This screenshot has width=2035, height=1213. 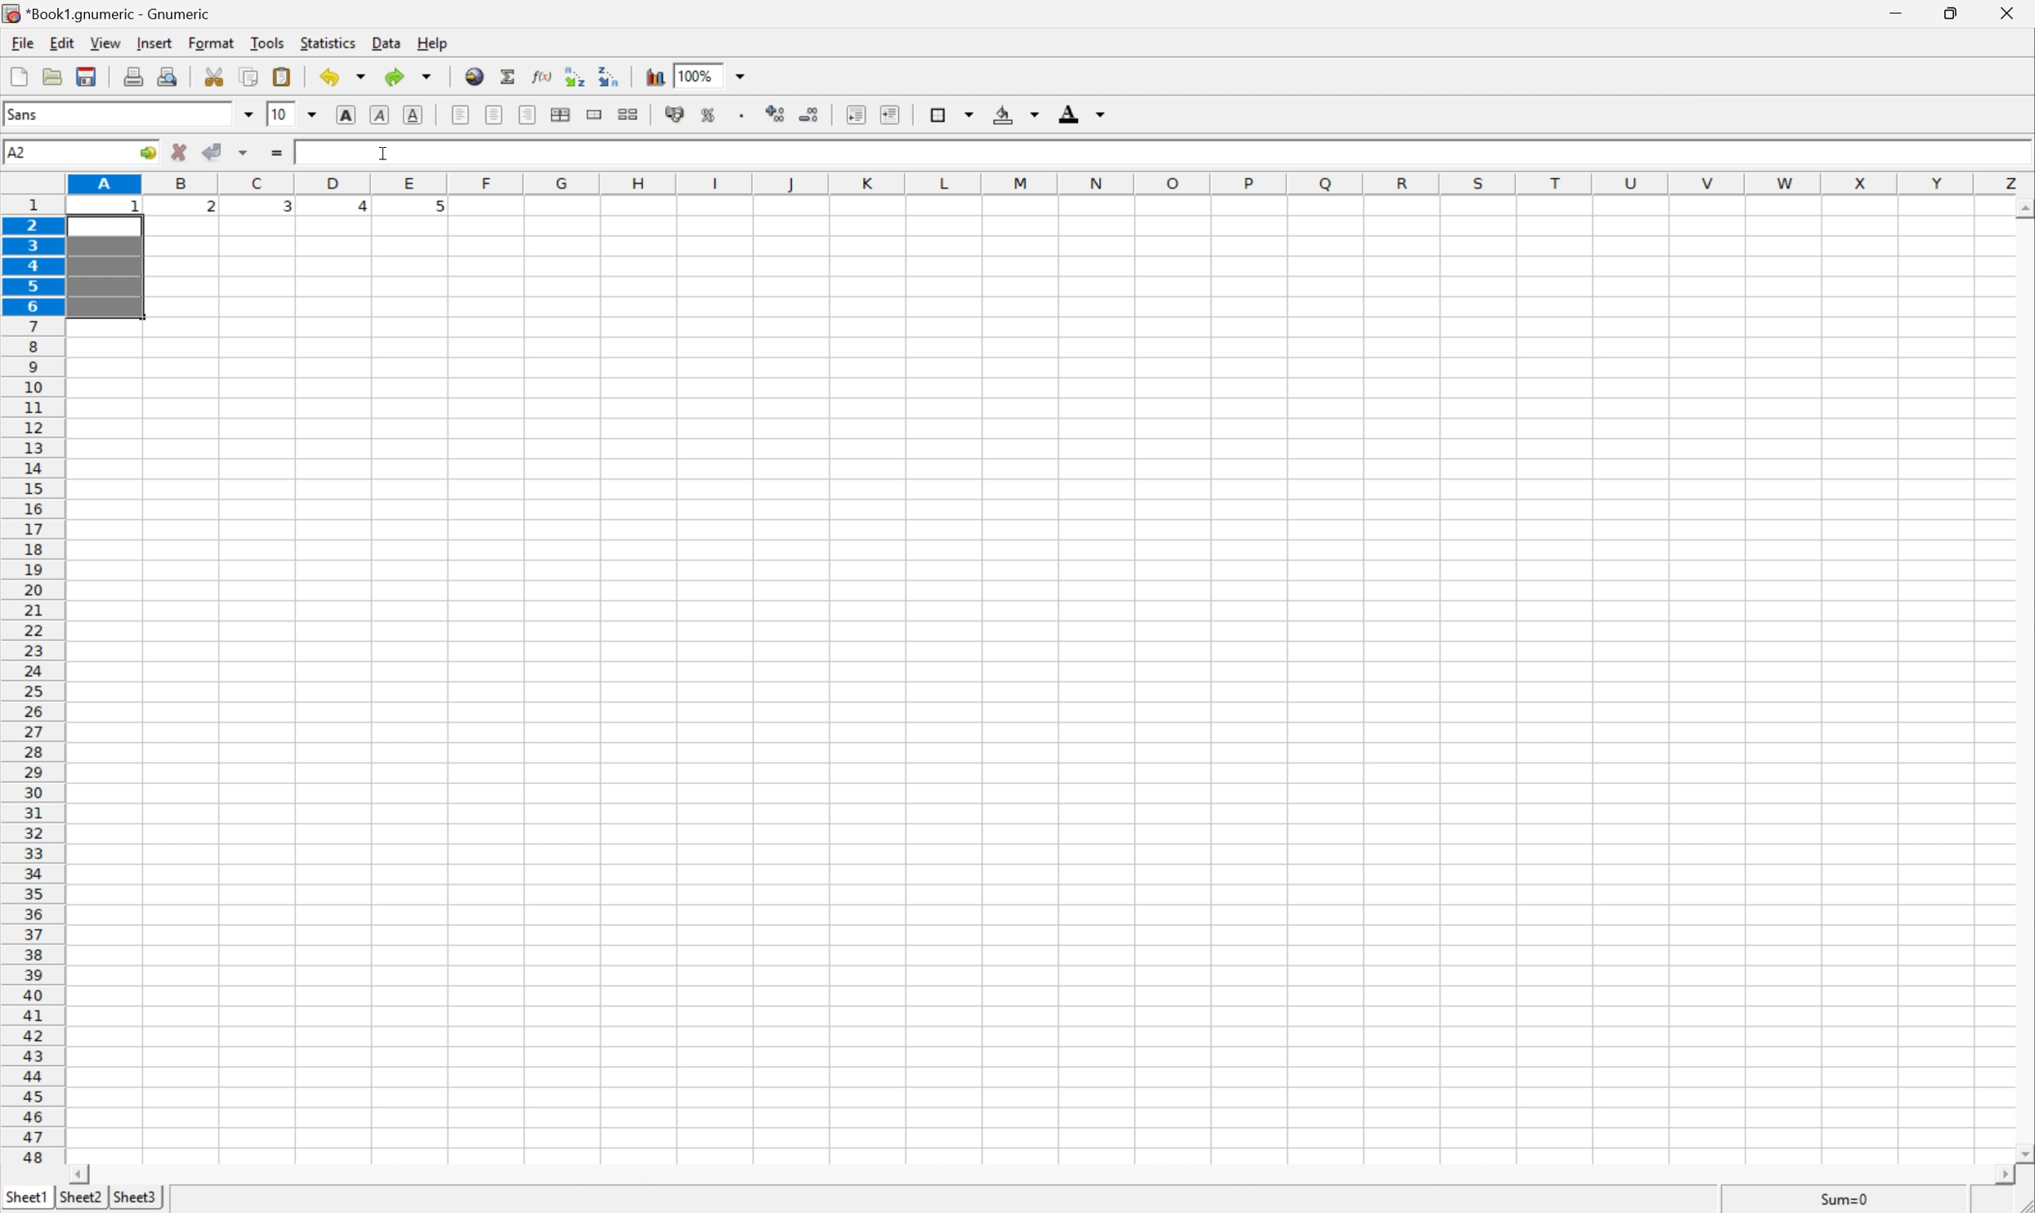 What do you see at coordinates (888, 114) in the screenshot?
I see `increase indent` at bounding box center [888, 114].